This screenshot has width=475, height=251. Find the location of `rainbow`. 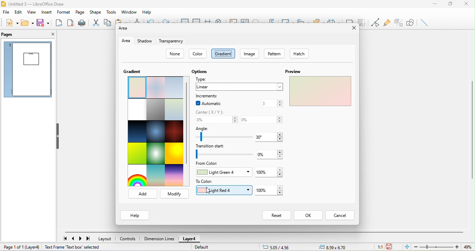

rainbow is located at coordinates (137, 176).